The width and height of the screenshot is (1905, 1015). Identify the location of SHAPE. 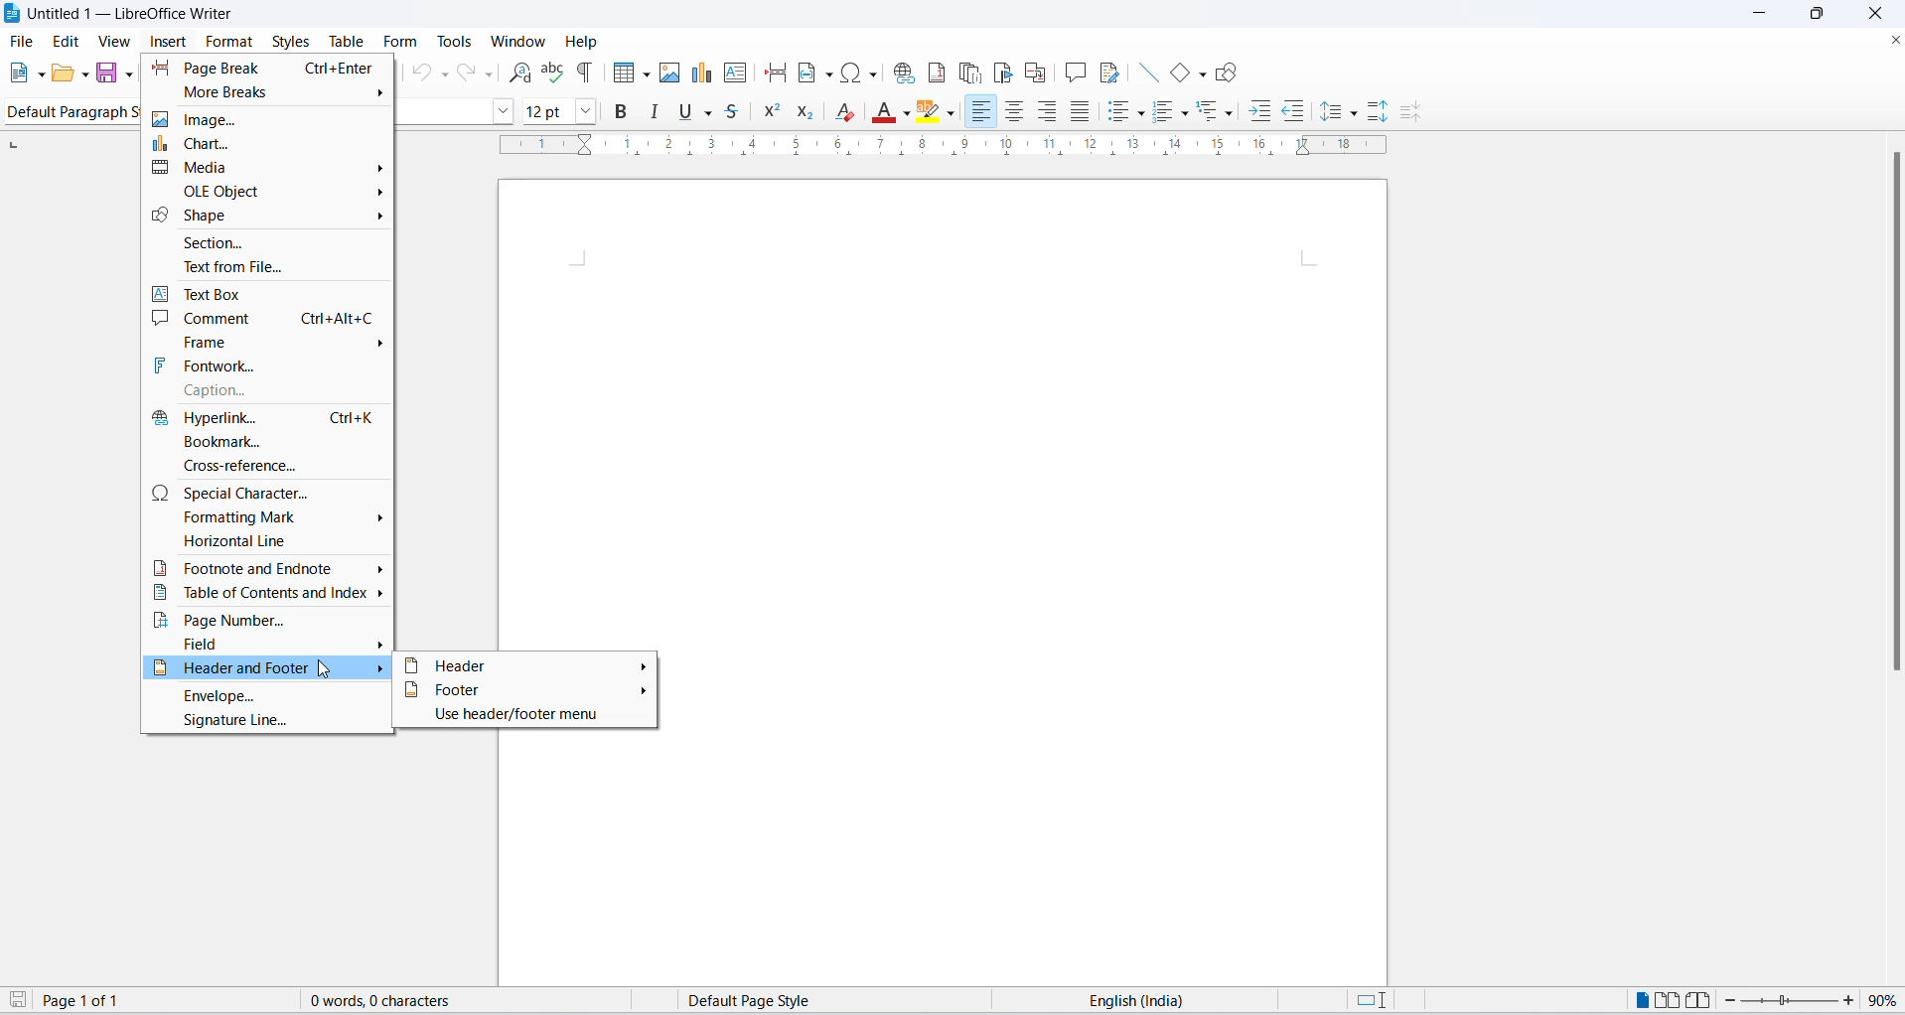
(265, 216).